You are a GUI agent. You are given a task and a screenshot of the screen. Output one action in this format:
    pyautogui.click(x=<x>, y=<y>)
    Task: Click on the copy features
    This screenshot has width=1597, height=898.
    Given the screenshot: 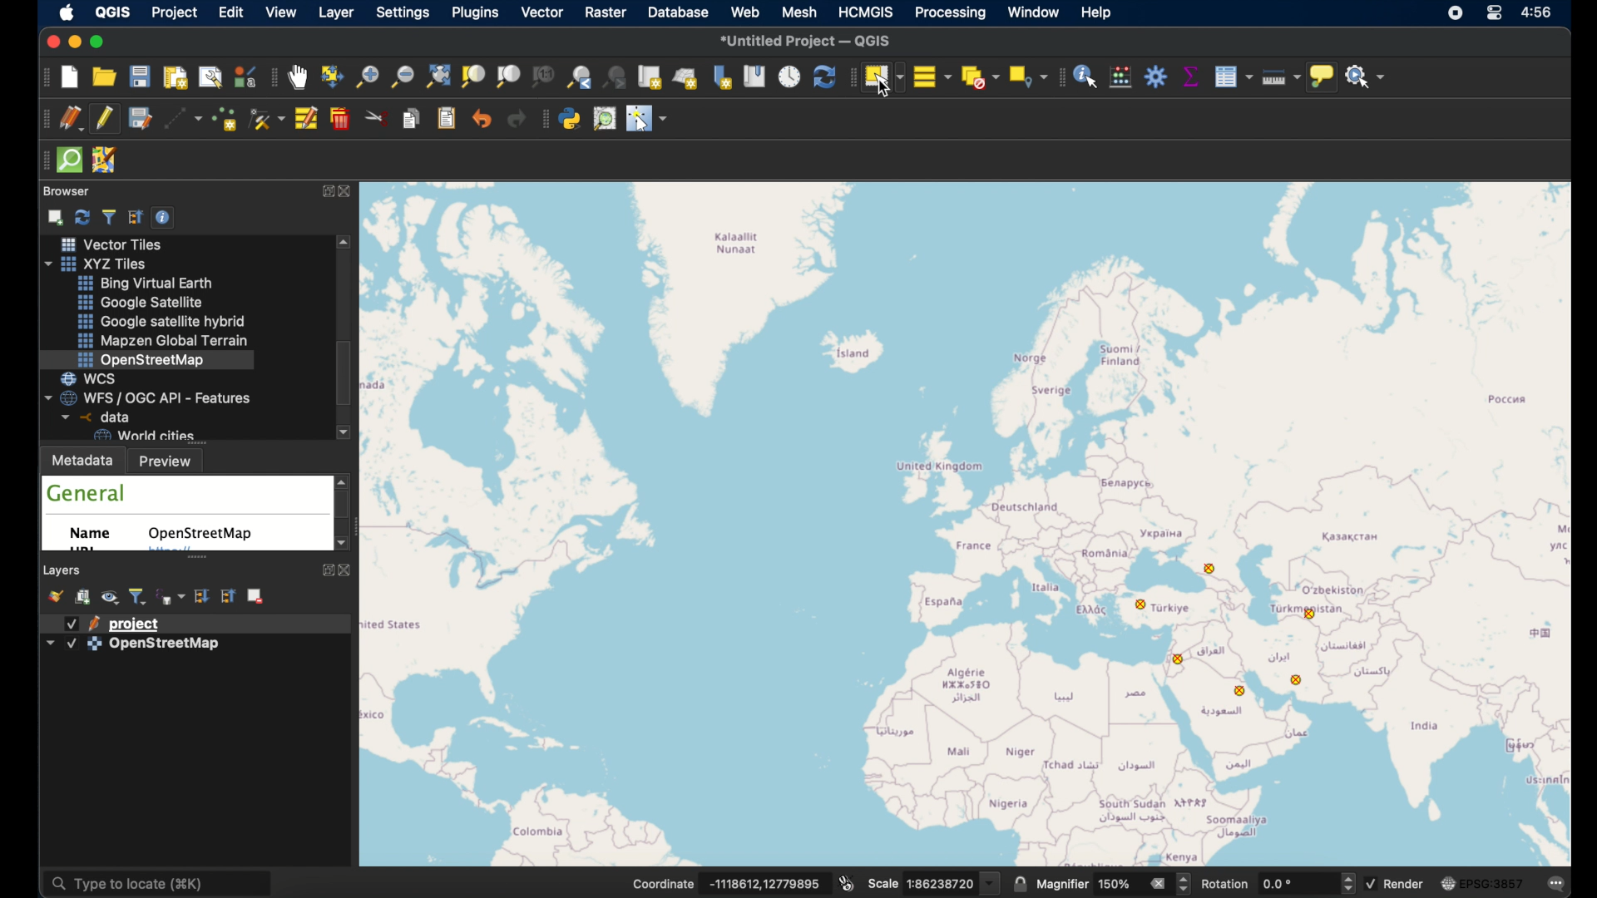 What is the action you would take?
    pyautogui.click(x=413, y=121)
    